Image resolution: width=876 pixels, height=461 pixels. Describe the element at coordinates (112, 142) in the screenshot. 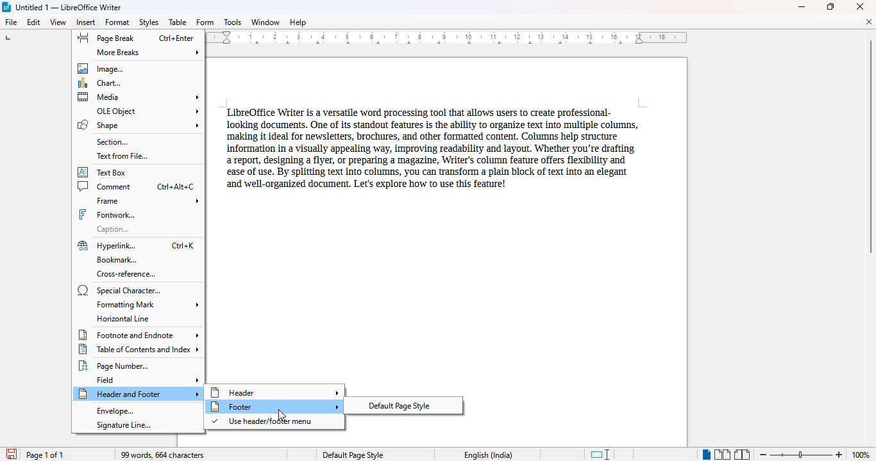

I see `section` at that location.